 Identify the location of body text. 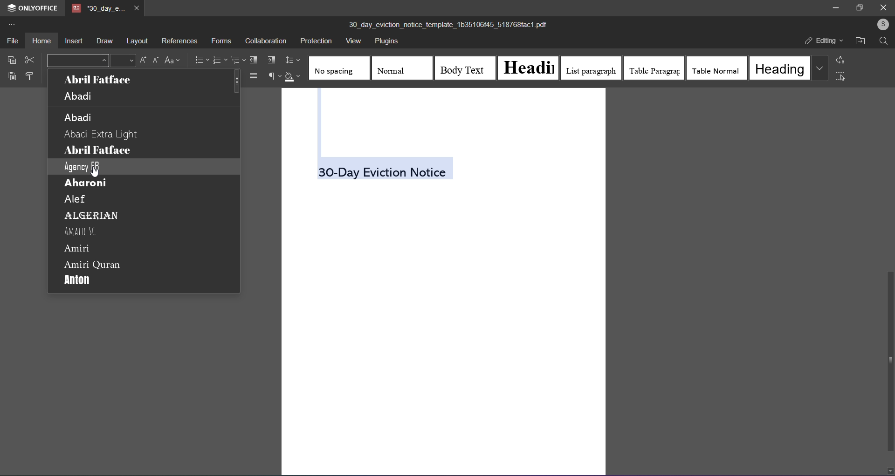
(463, 68).